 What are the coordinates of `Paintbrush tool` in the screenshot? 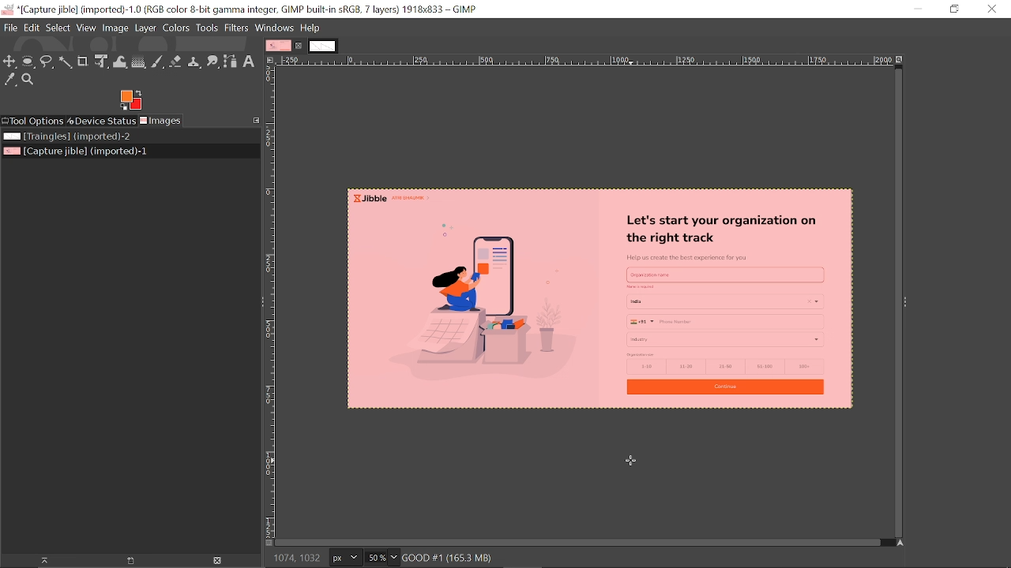 It's located at (157, 62).